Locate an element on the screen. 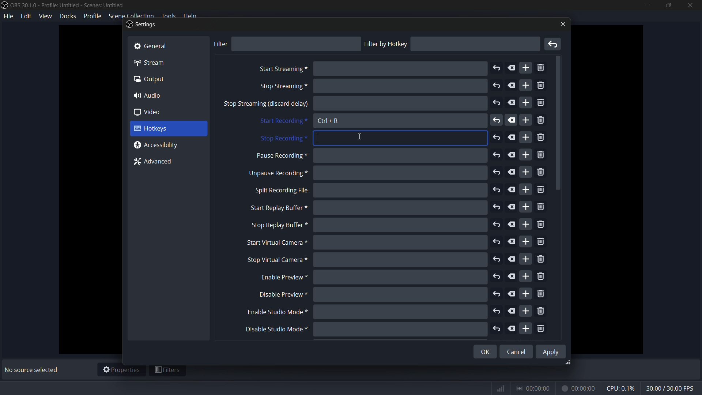 The image size is (702, 395). remove is located at coordinates (554, 44).